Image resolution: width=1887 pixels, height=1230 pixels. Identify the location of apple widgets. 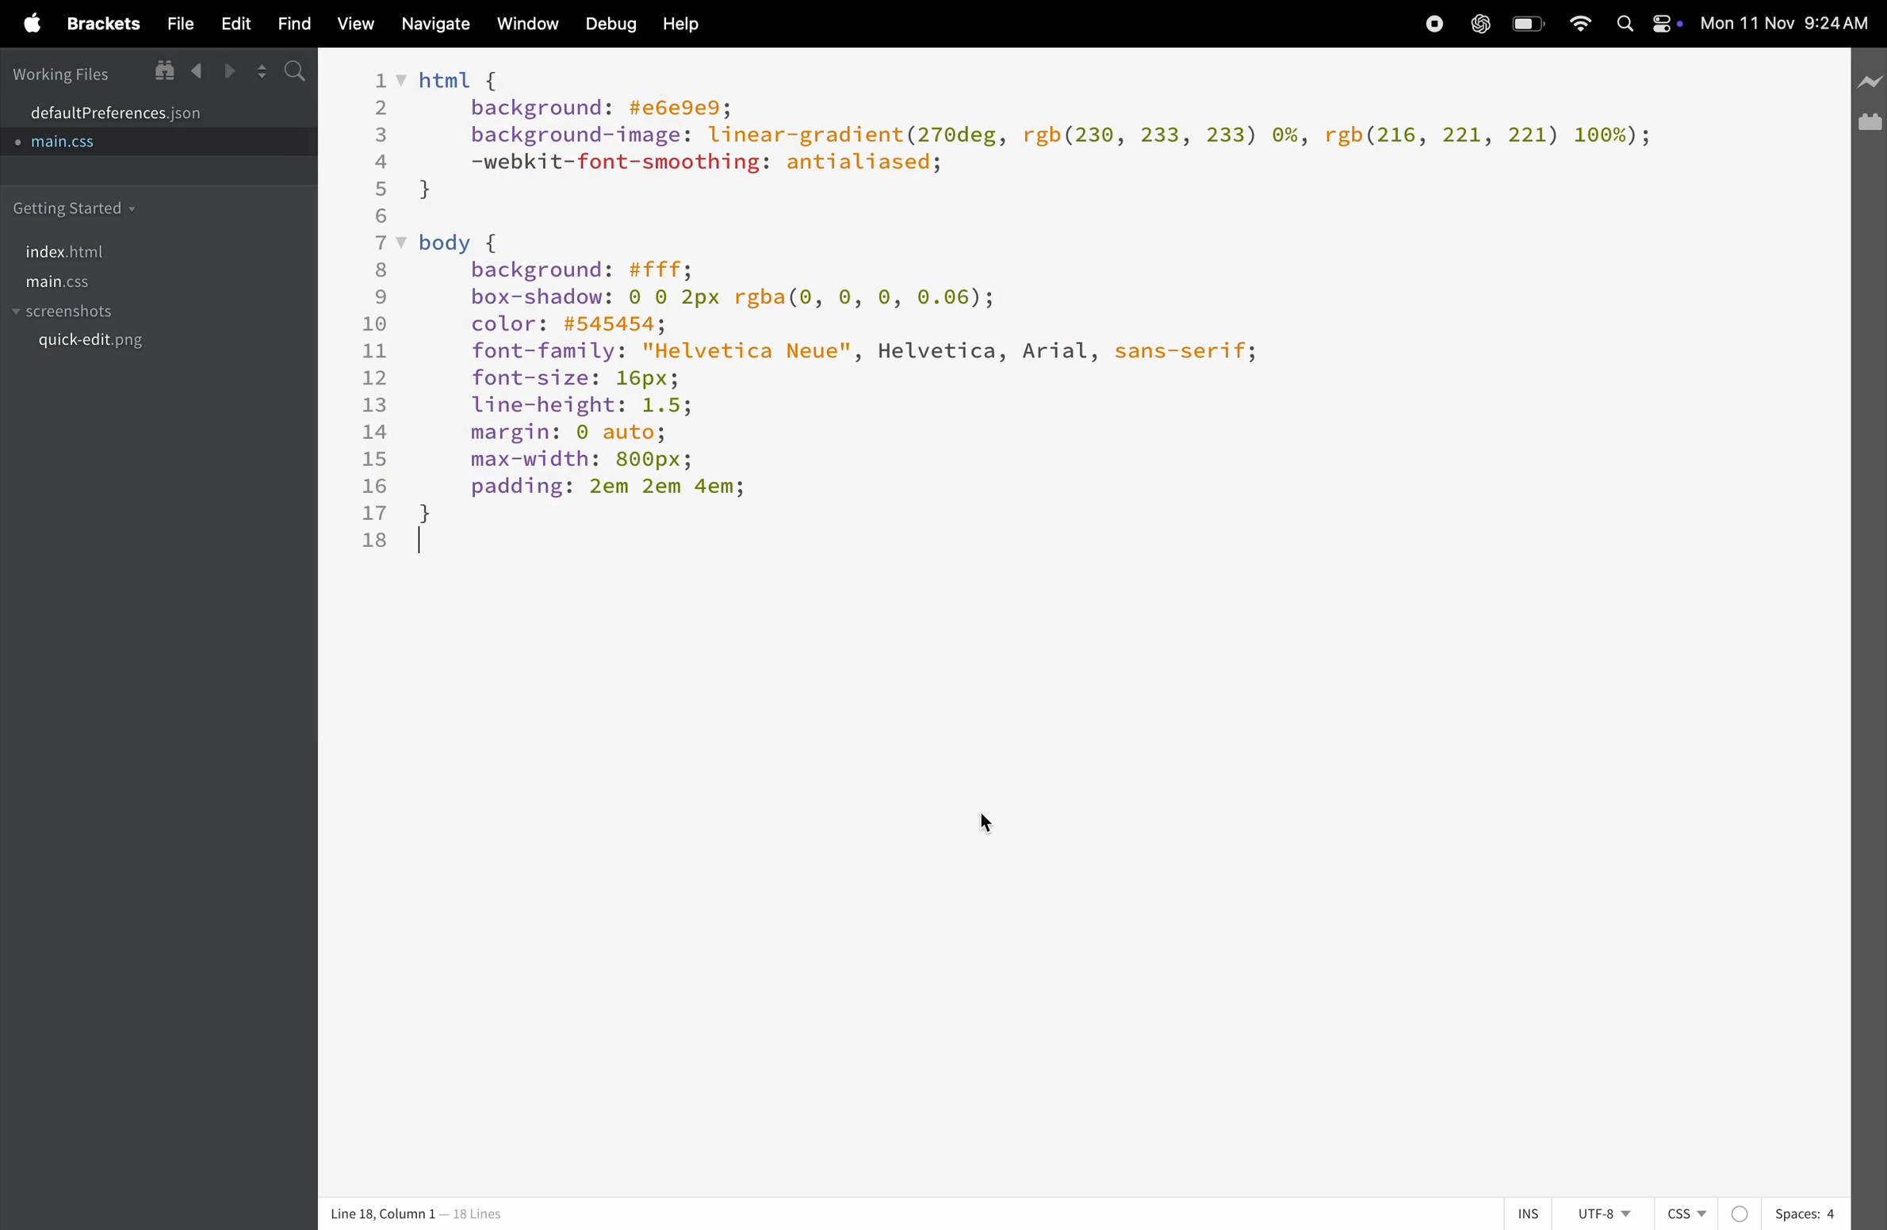
(1646, 25).